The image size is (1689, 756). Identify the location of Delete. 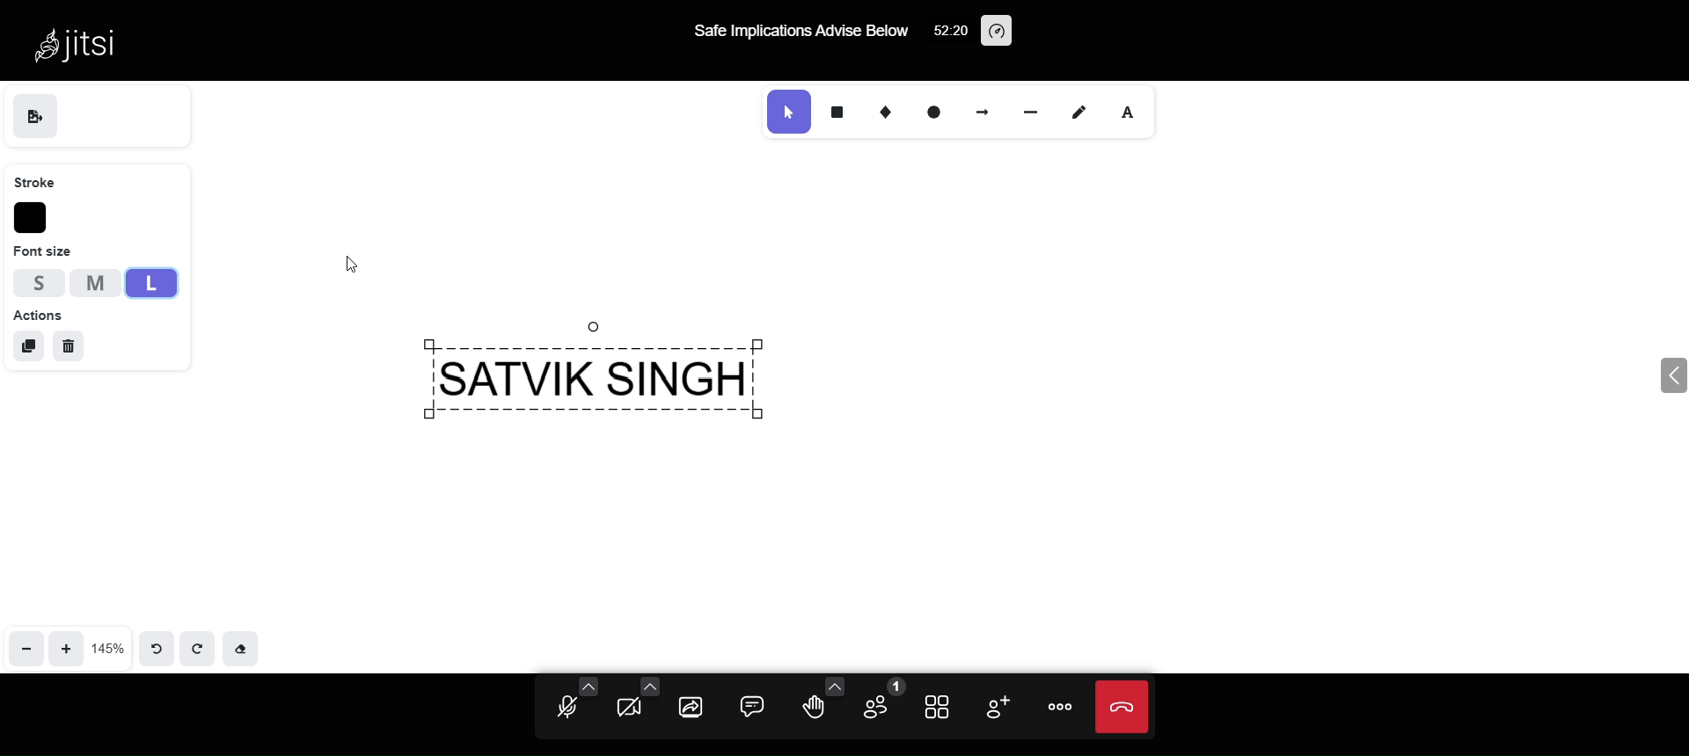
(72, 346).